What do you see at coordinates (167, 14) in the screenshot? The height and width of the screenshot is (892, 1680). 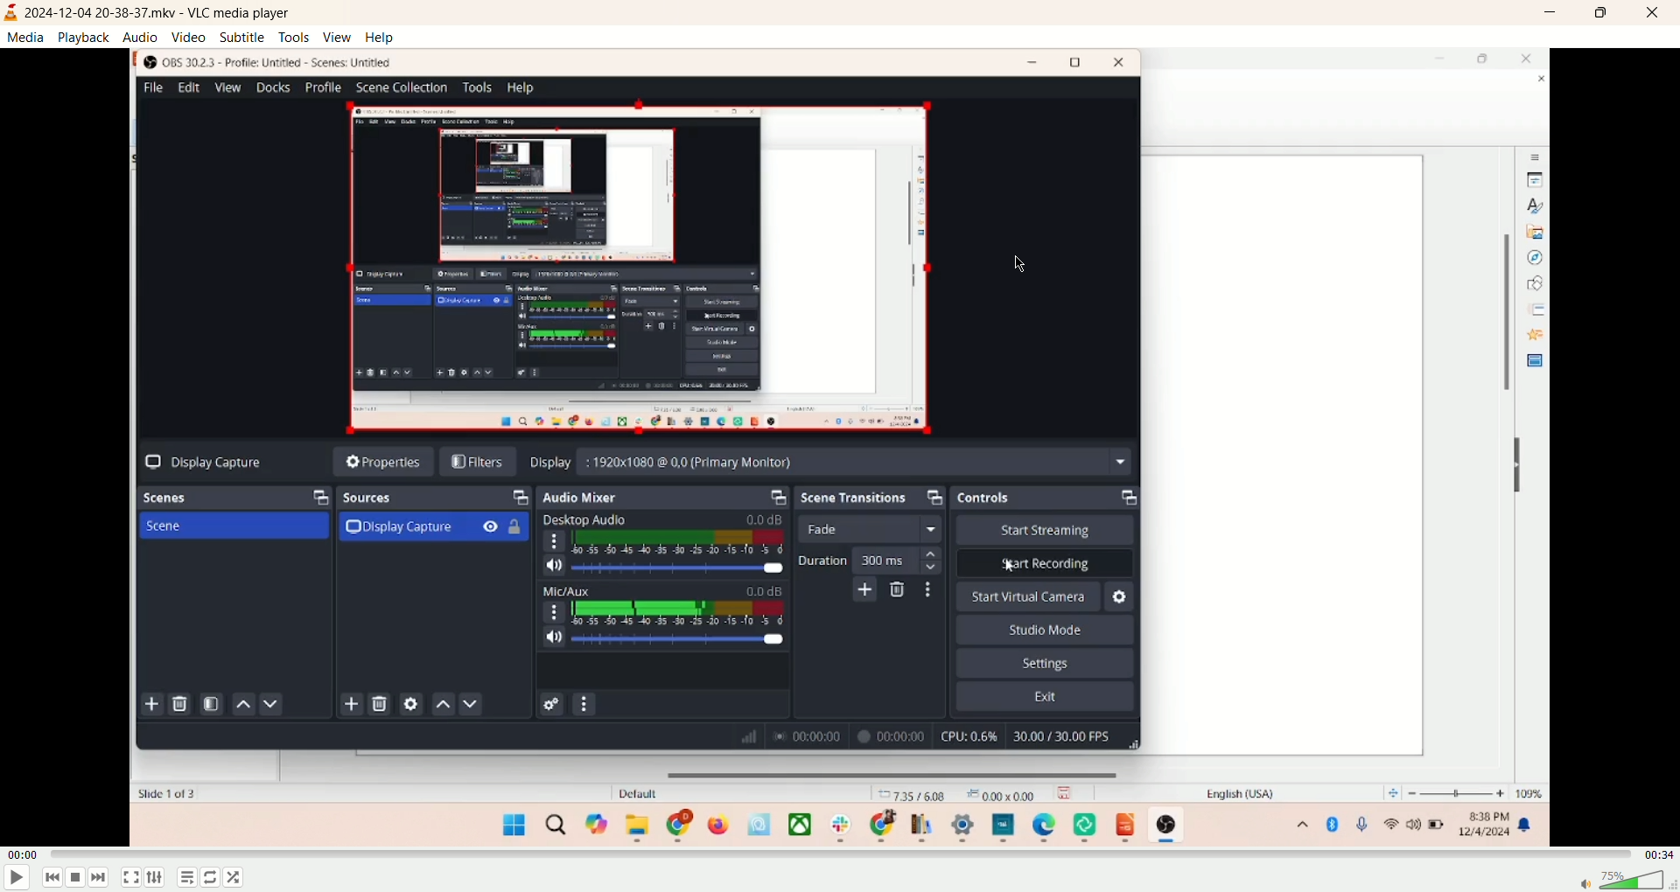 I see `2024-12-04 20-38-37.mkv - VLC media player` at bounding box center [167, 14].